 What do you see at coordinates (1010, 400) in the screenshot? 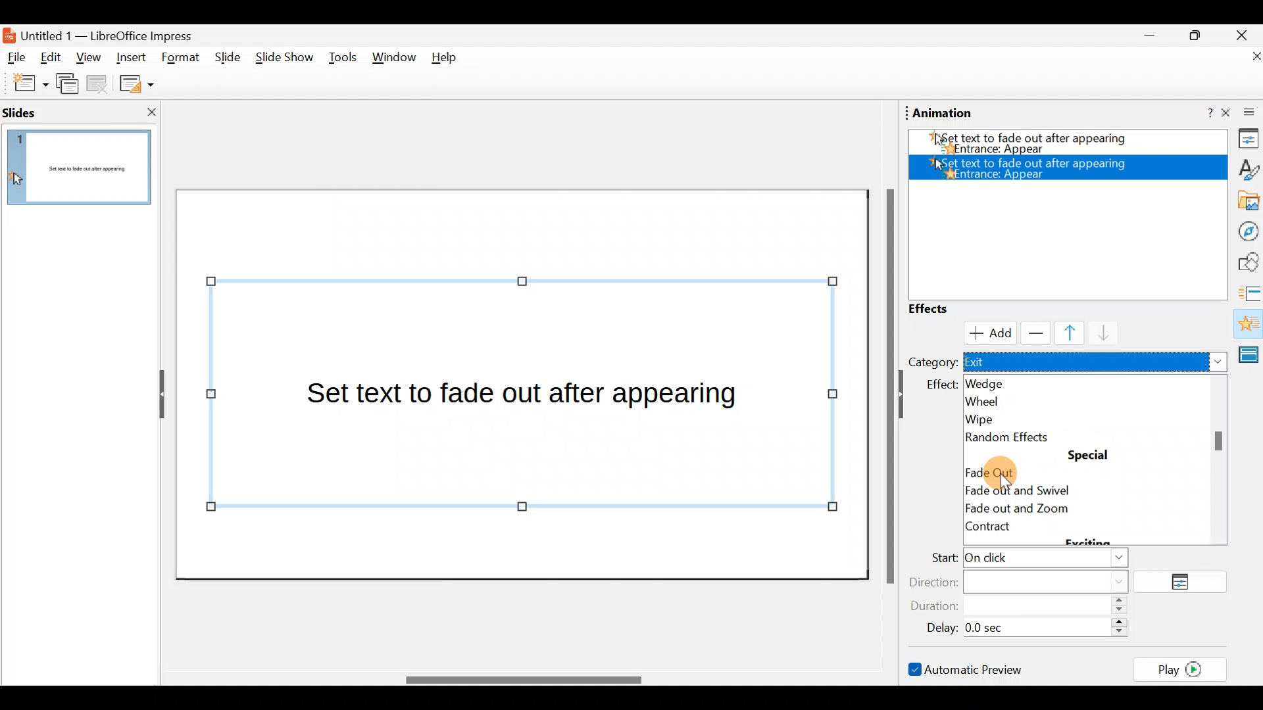
I see `Wheel` at bounding box center [1010, 400].